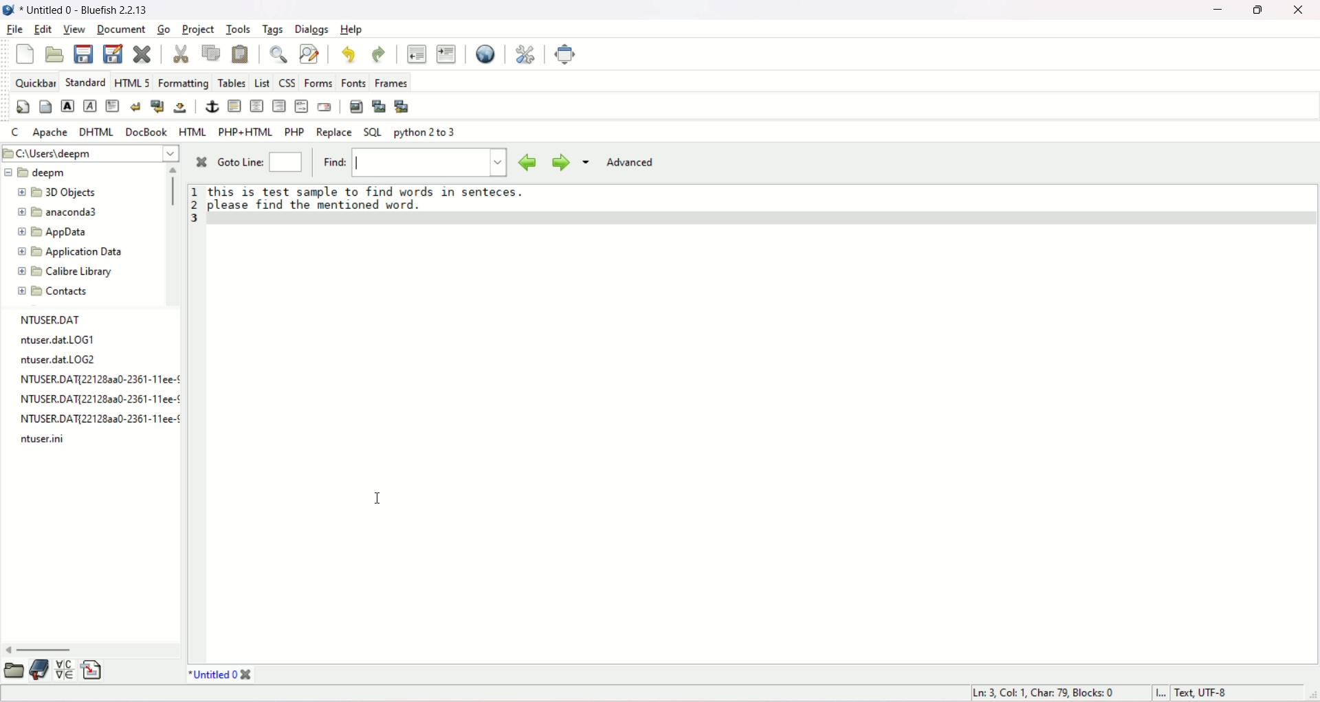 The height and width of the screenshot is (702, 1320). What do you see at coordinates (278, 52) in the screenshot?
I see `show find bar` at bounding box center [278, 52].